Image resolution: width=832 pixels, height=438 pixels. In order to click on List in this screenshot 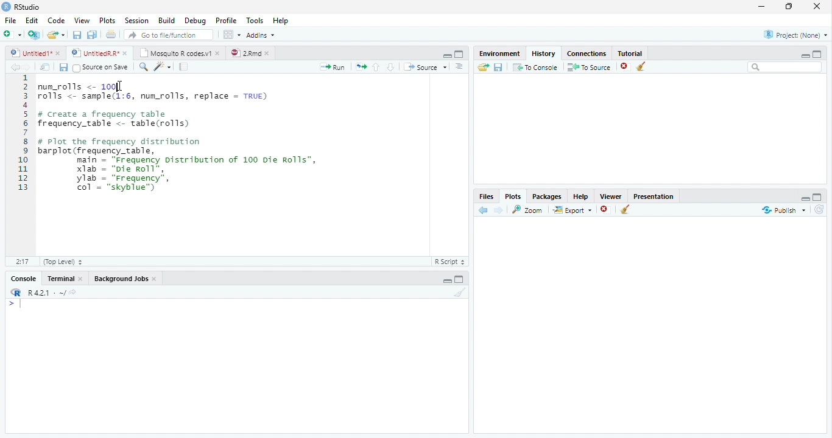, I will do `click(460, 68)`.